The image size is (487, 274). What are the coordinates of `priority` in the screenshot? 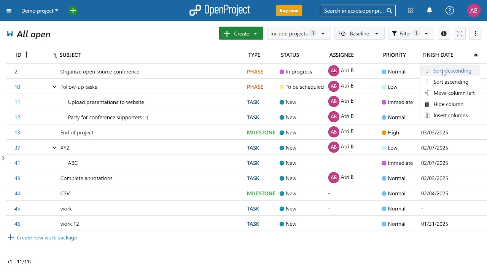 It's located at (396, 54).